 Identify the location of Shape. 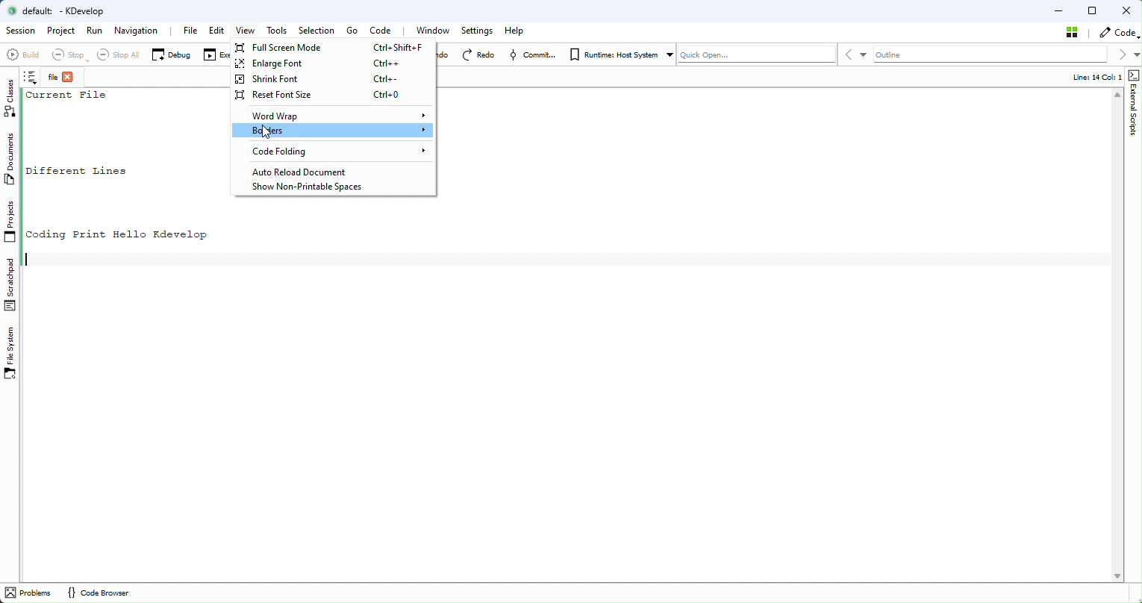
(1132, 107).